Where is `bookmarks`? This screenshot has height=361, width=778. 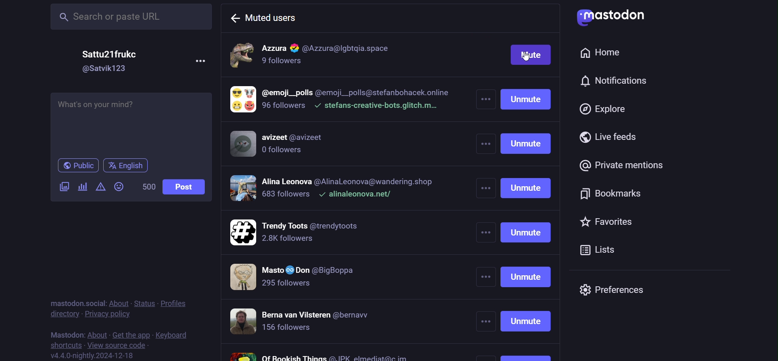 bookmarks is located at coordinates (616, 194).